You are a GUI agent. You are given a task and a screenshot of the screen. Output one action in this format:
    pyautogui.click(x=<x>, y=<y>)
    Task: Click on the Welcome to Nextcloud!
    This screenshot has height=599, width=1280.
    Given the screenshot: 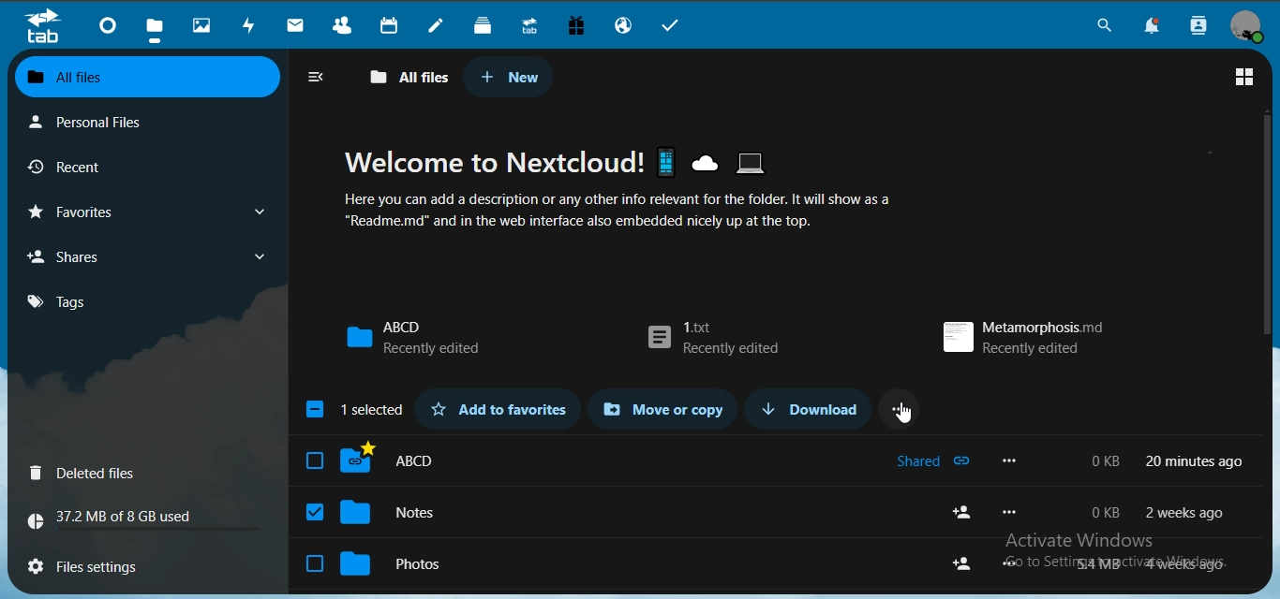 What is the action you would take?
    pyautogui.click(x=566, y=158)
    